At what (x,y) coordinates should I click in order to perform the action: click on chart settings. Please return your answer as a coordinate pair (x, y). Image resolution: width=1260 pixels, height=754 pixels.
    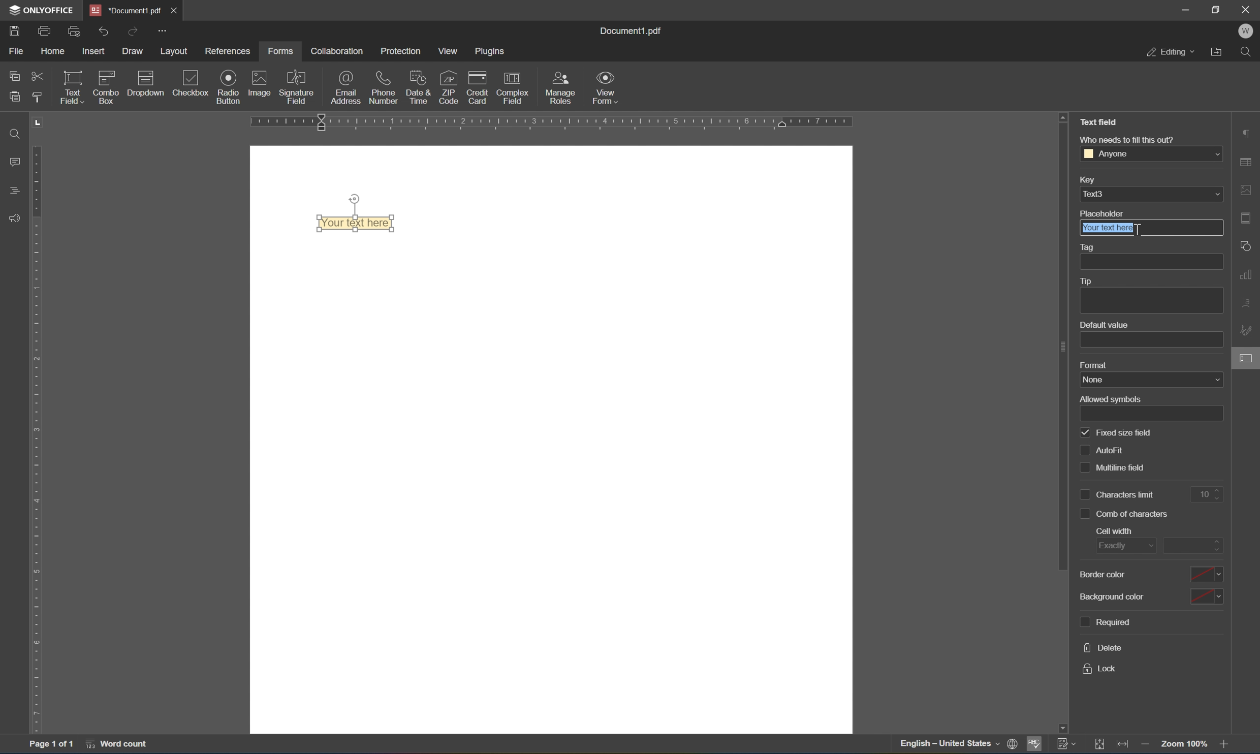
    Looking at the image, I should click on (1248, 274).